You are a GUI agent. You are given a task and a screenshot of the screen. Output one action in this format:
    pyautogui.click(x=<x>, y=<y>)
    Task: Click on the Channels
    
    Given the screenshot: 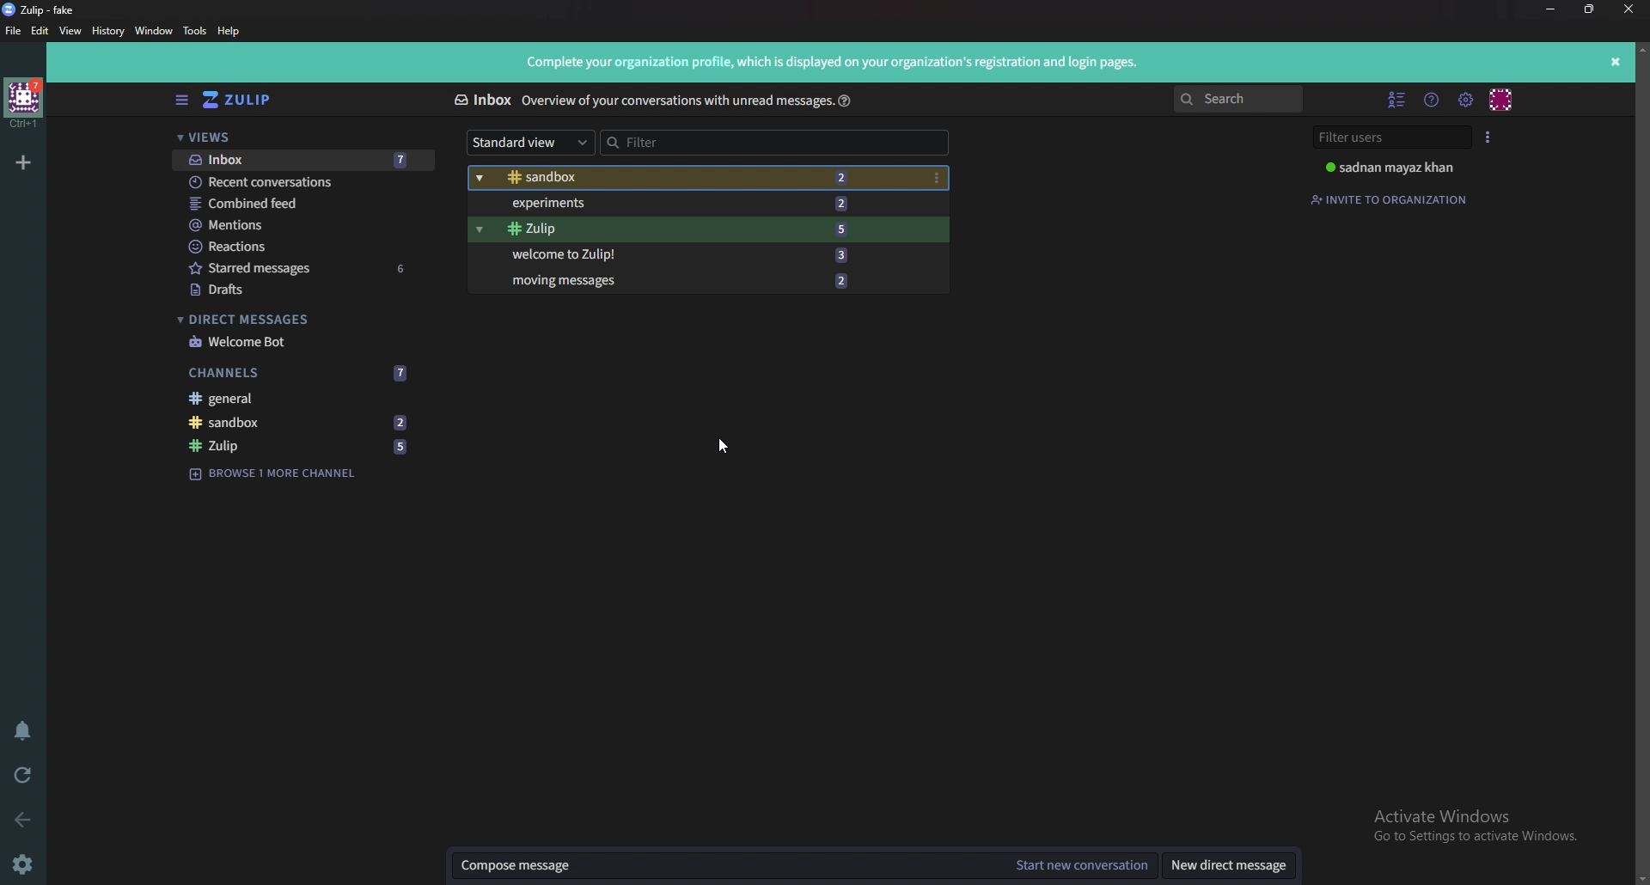 What is the action you would take?
    pyautogui.click(x=304, y=372)
    